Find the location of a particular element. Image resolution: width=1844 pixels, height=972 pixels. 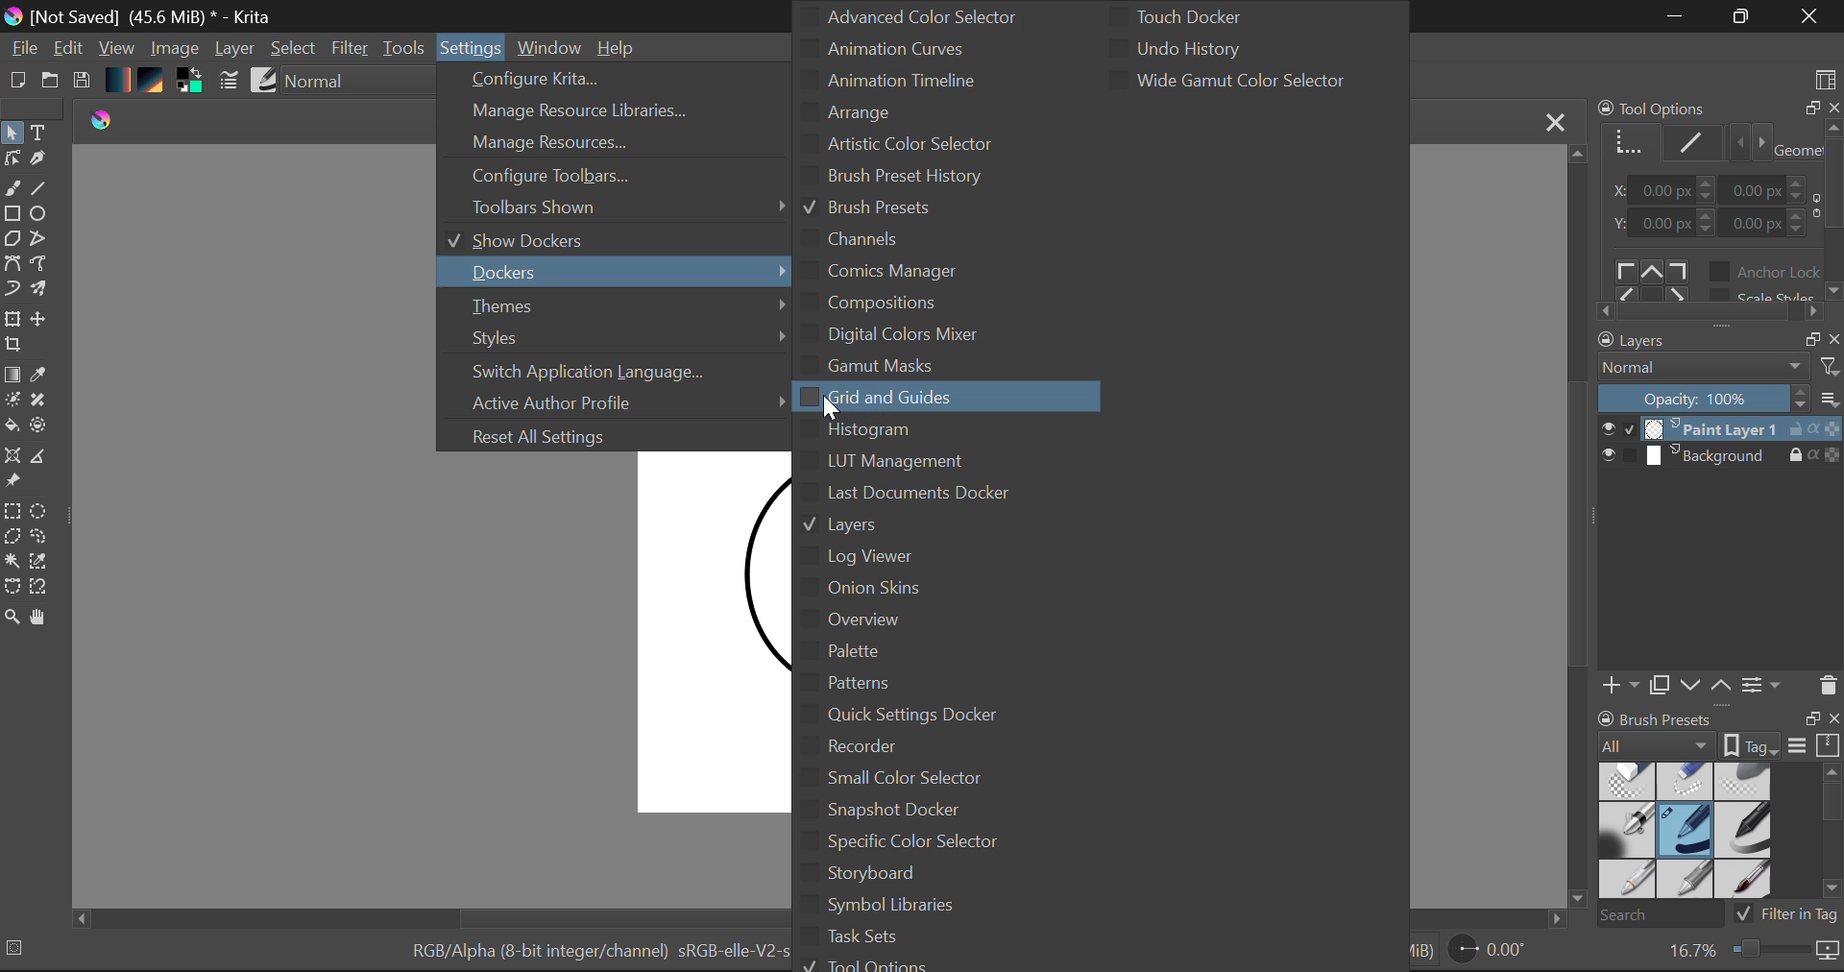

Text is located at coordinates (39, 132).